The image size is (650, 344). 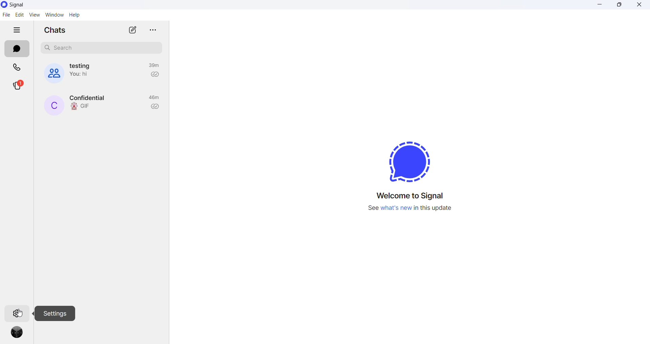 I want to click on chats, so click(x=16, y=49).